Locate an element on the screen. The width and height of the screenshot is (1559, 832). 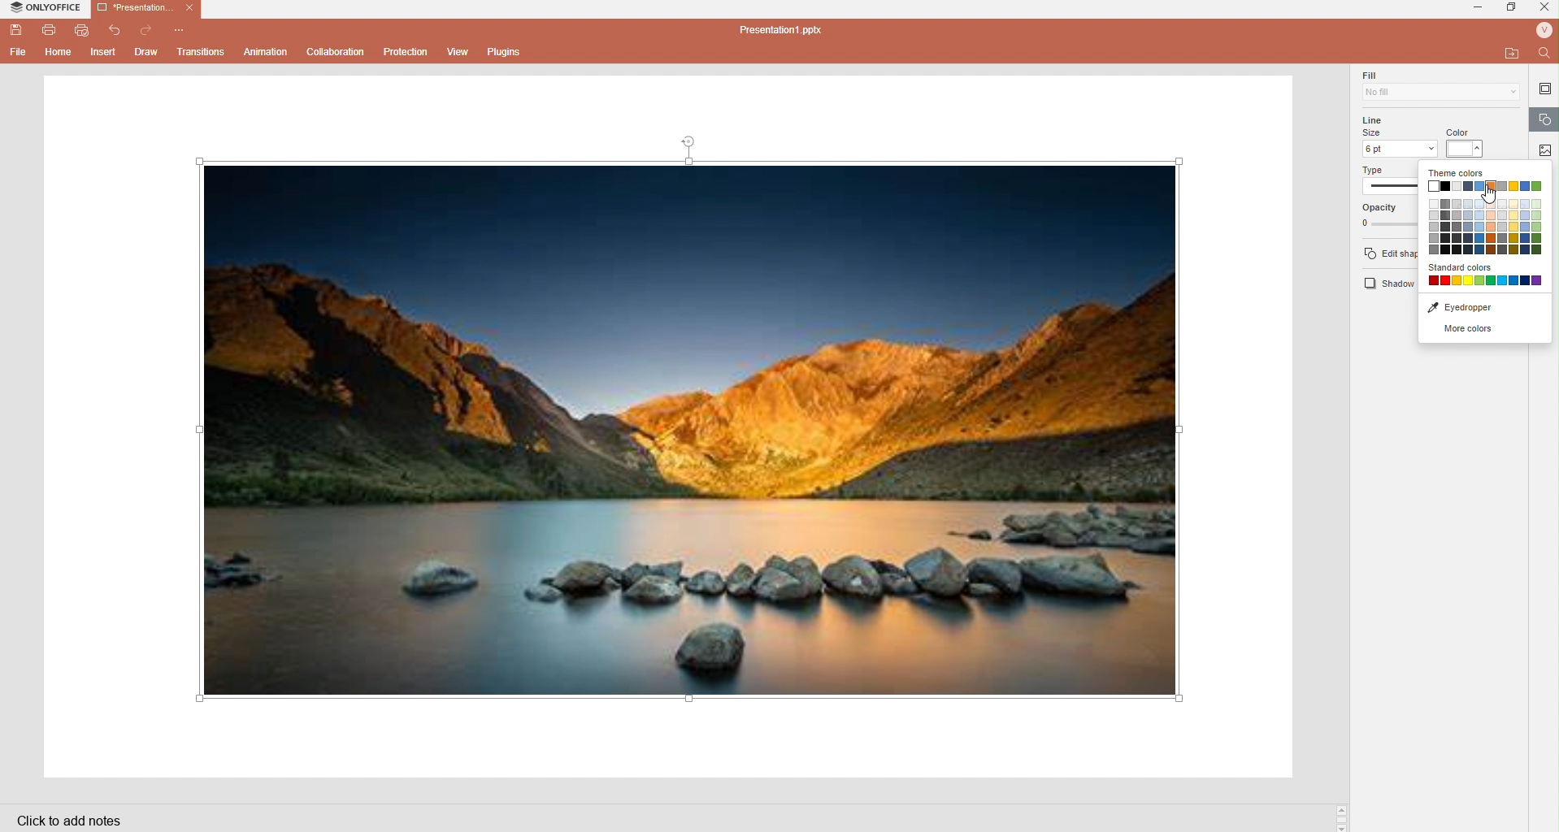
Collaboration is located at coordinates (336, 51).